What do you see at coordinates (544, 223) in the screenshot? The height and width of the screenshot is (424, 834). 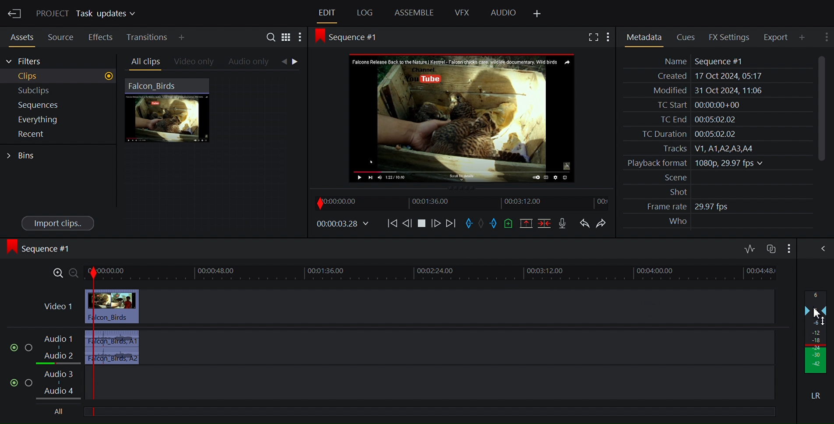 I see `Delete/cut` at bounding box center [544, 223].